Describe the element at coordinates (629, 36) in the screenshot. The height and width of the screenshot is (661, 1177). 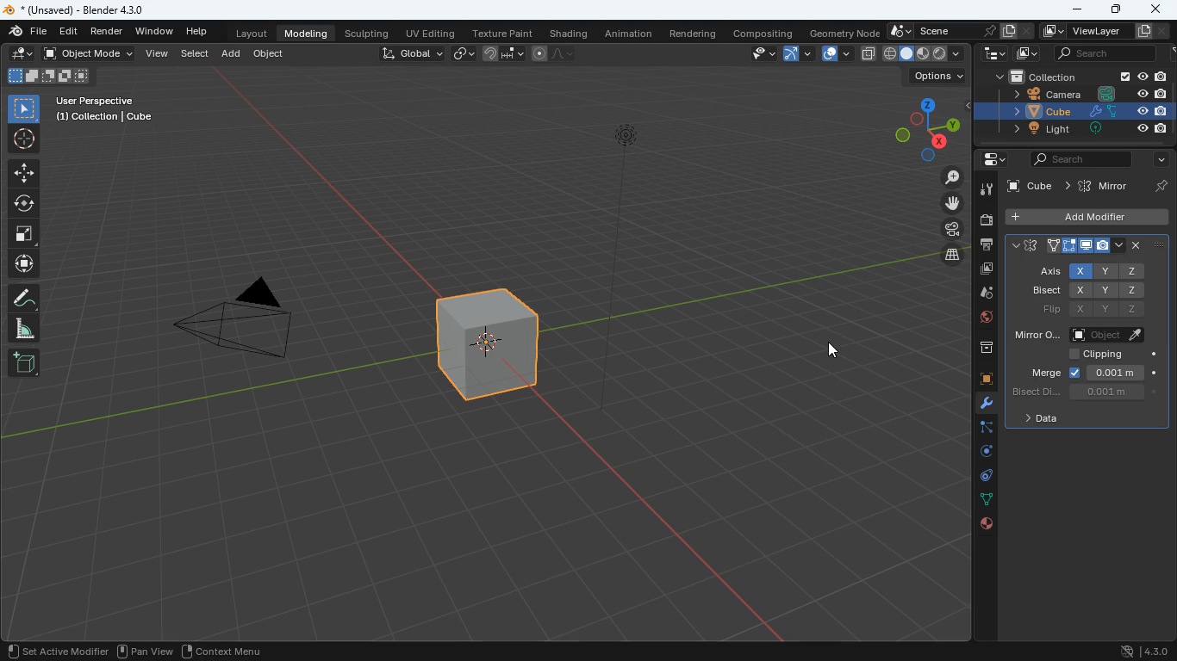
I see `animation` at that location.